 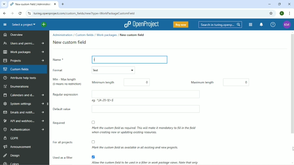 I want to click on Buy now, so click(x=180, y=24).